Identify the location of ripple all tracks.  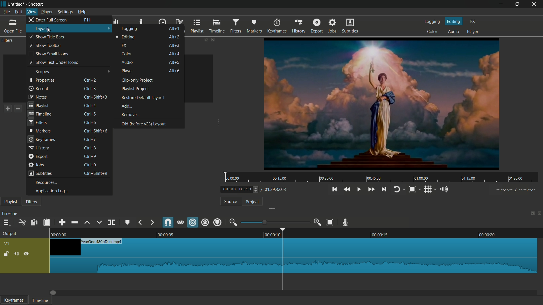
(205, 222).